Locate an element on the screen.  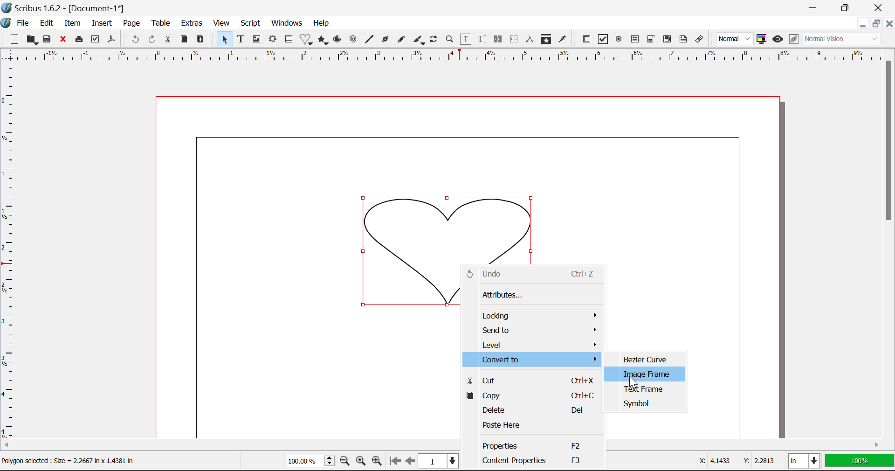
Cut is located at coordinates (530, 379).